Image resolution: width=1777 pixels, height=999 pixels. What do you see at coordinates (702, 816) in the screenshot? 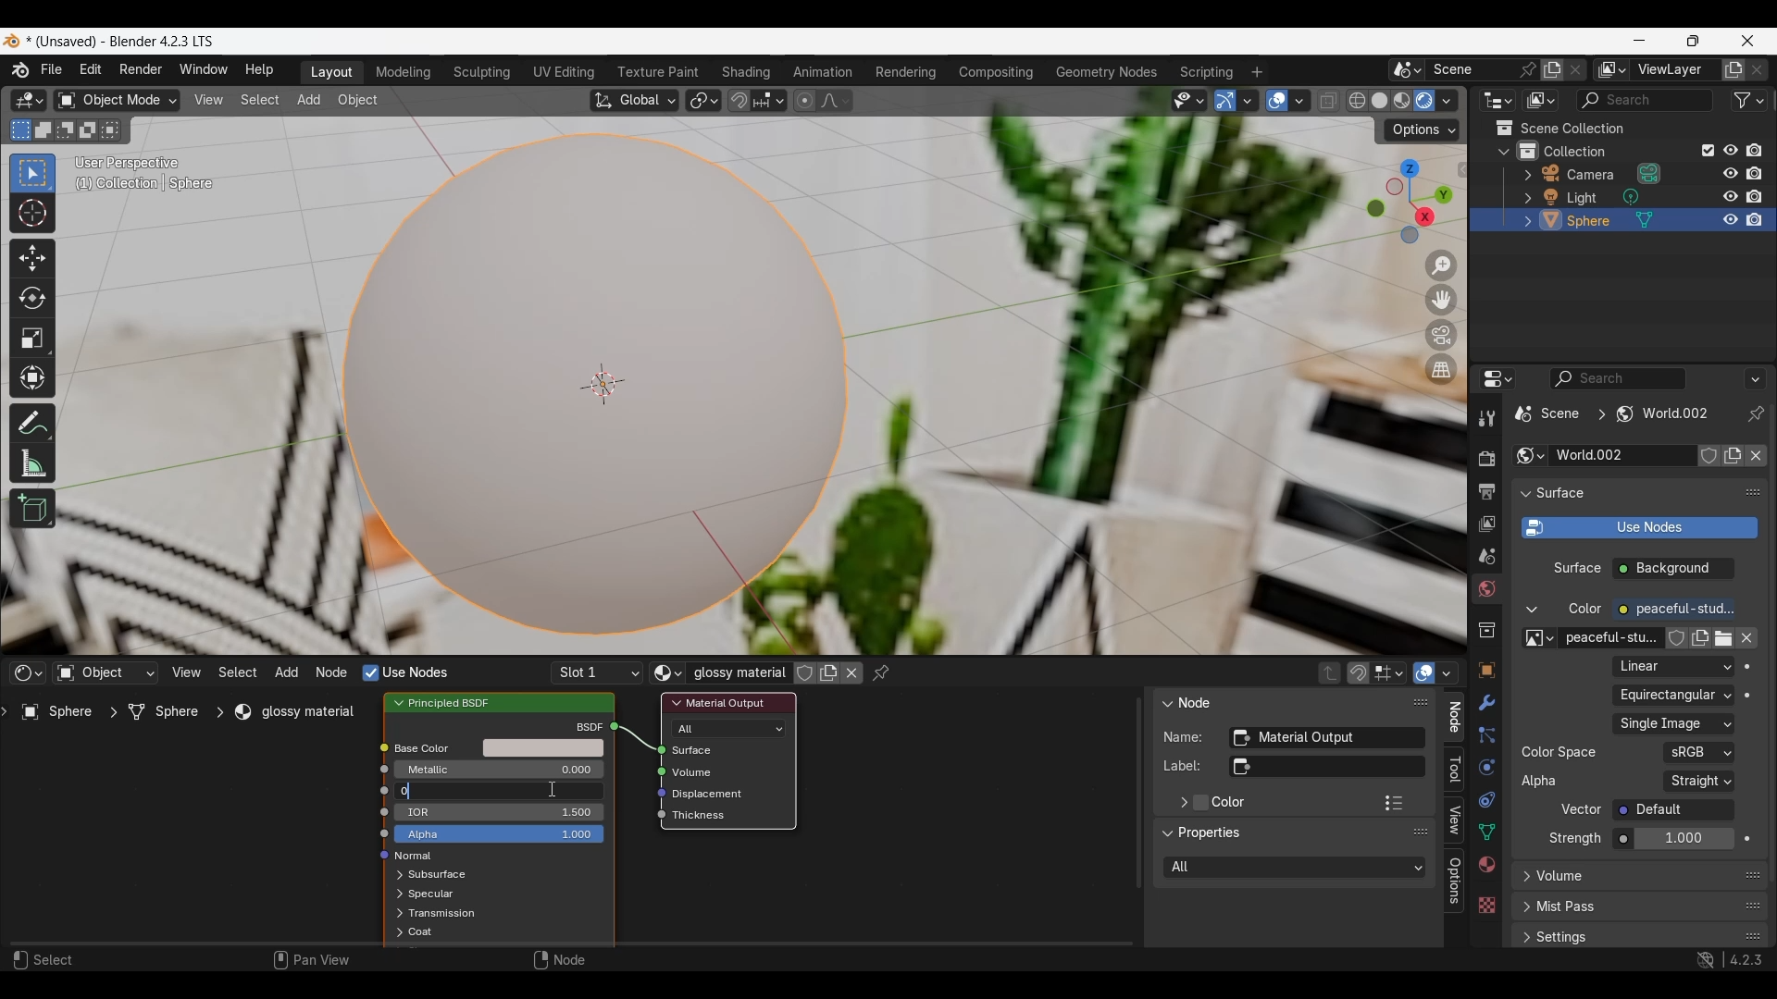
I see `Thickness` at bounding box center [702, 816].